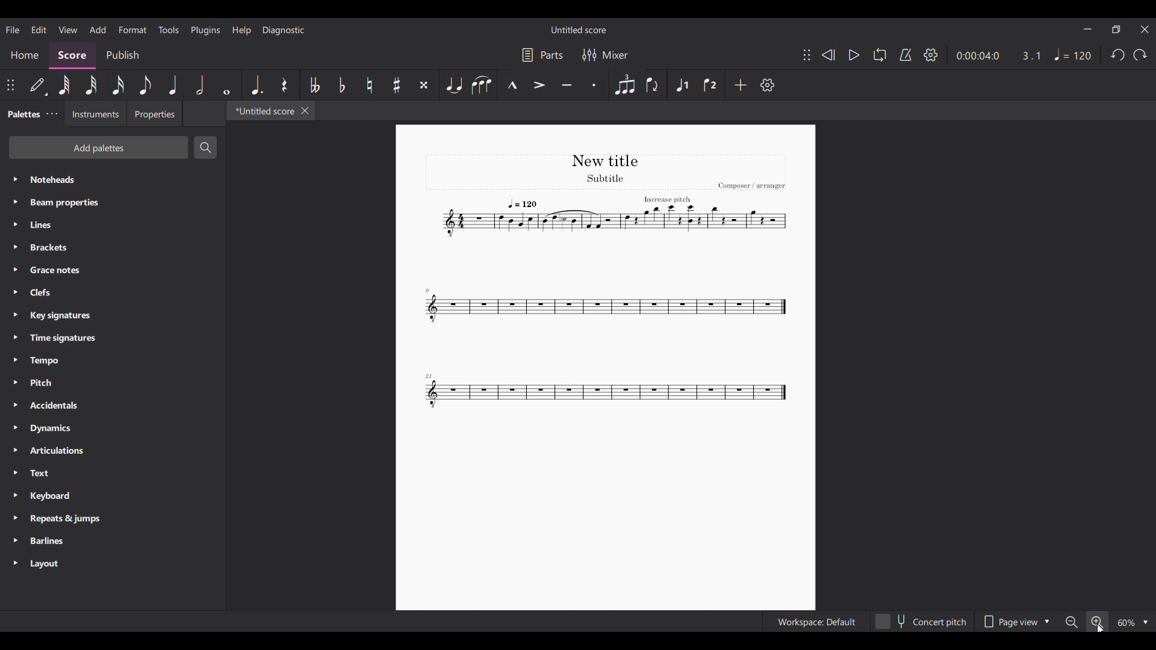 The width and height of the screenshot is (1156, 650). I want to click on Change position, so click(807, 55).